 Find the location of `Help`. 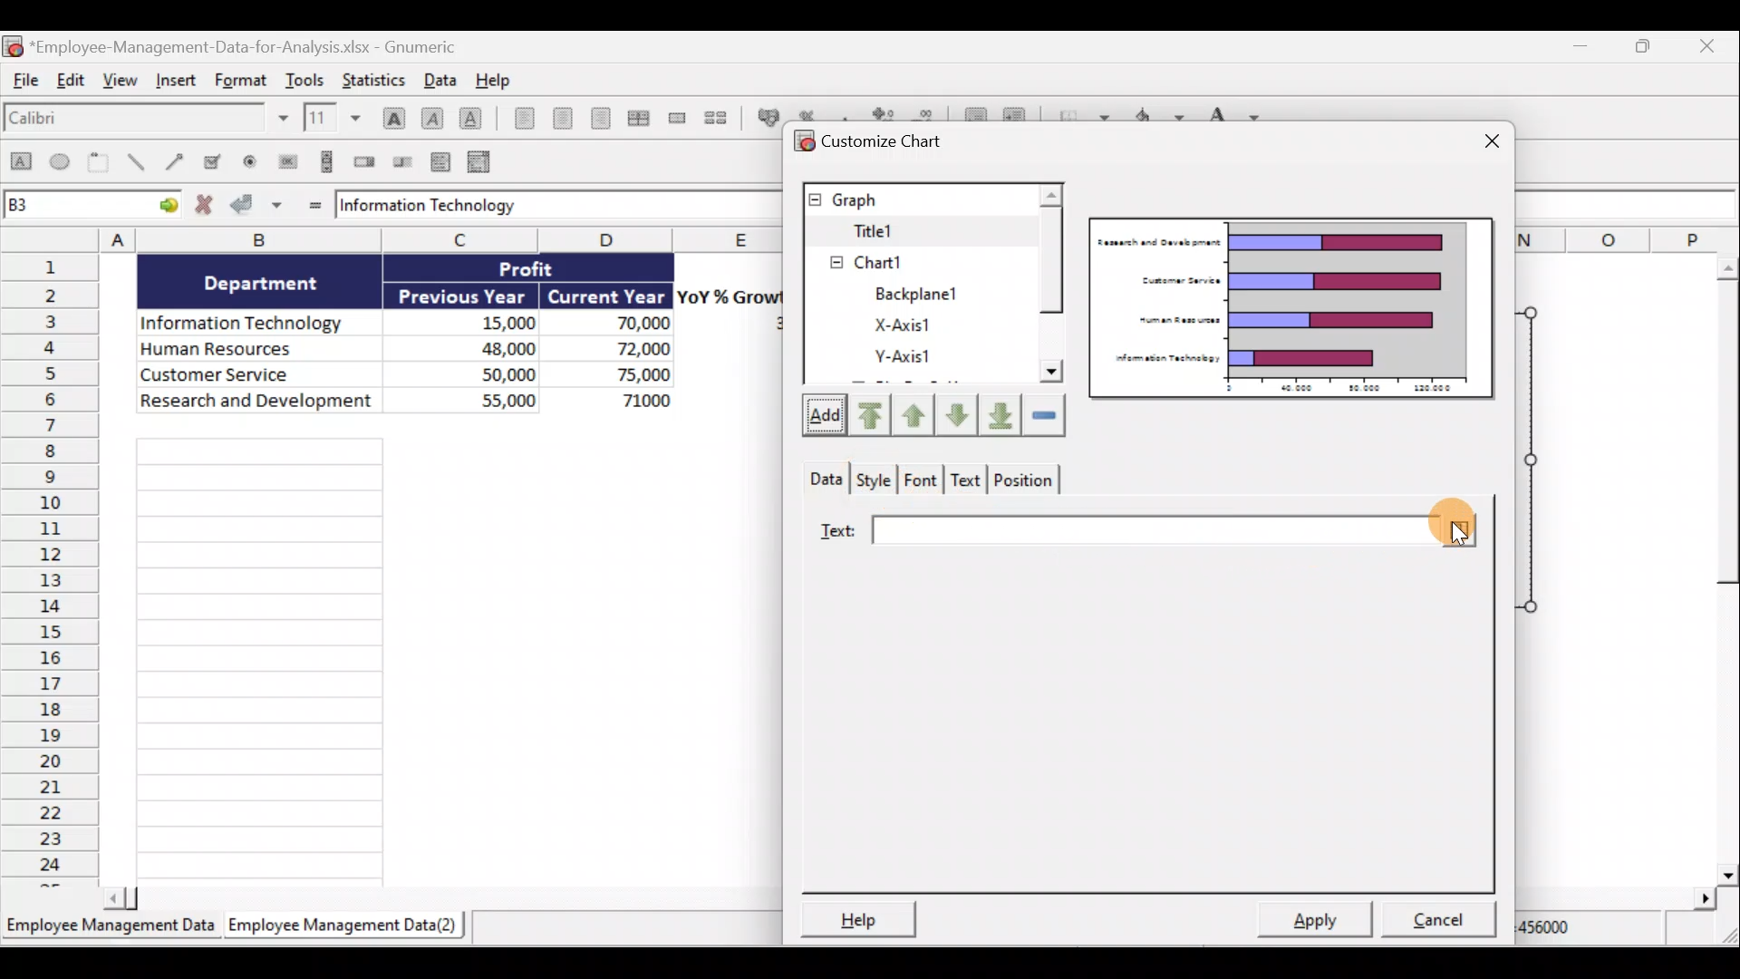

Help is located at coordinates (866, 916).